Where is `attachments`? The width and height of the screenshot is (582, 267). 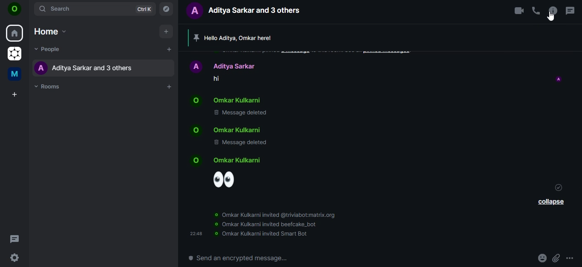
attachments is located at coordinates (557, 258).